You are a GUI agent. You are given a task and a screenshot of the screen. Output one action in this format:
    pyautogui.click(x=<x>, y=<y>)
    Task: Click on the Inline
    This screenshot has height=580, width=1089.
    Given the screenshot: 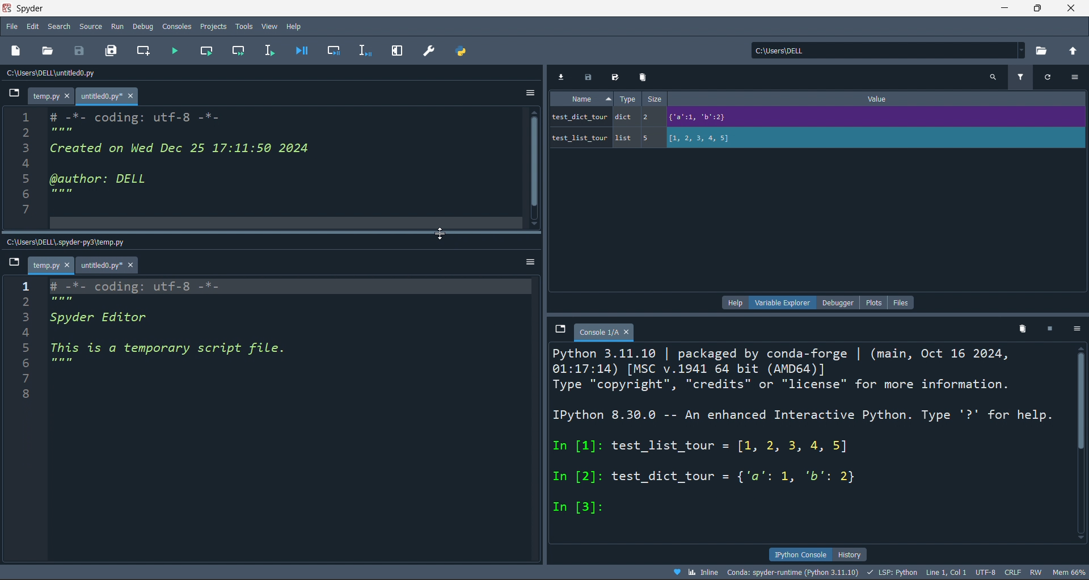 What is the action you would take?
    pyautogui.click(x=695, y=572)
    